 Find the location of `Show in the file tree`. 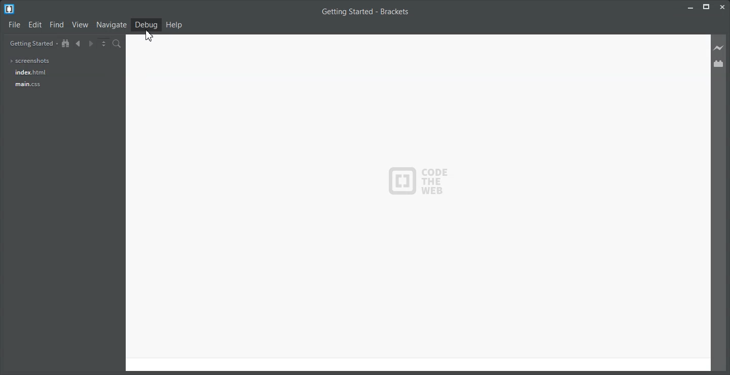

Show in the file tree is located at coordinates (66, 44).